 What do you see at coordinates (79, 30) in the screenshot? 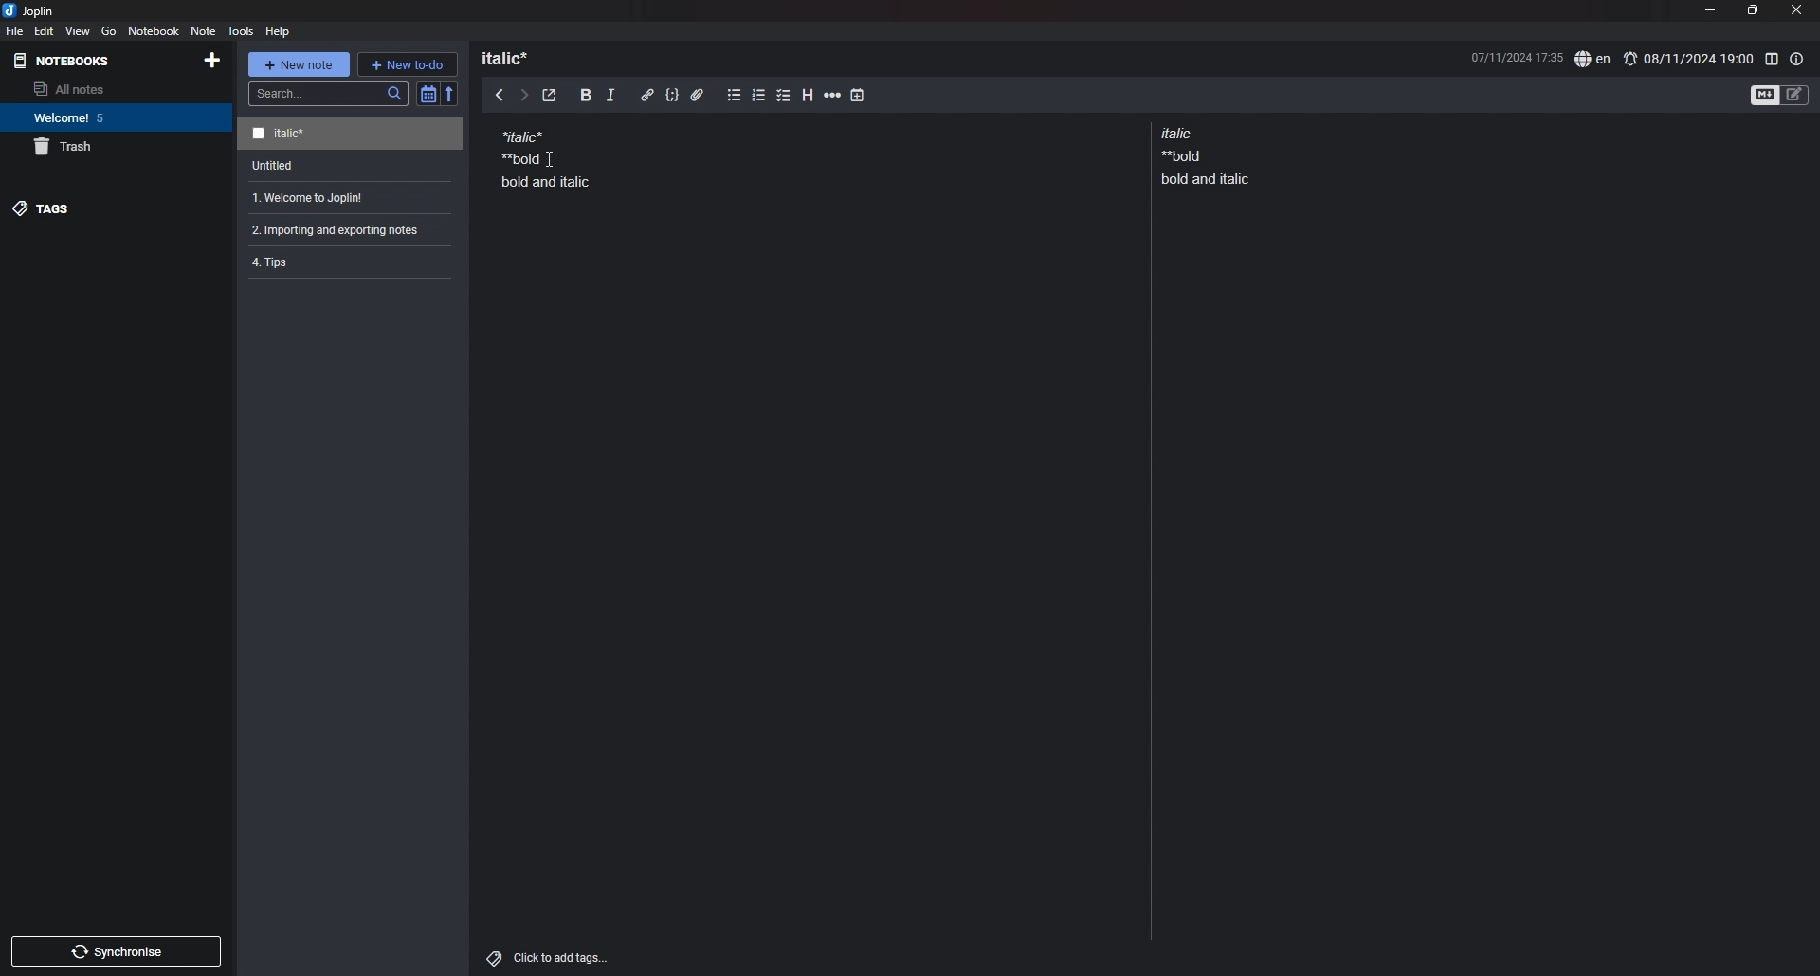
I see `view` at bounding box center [79, 30].